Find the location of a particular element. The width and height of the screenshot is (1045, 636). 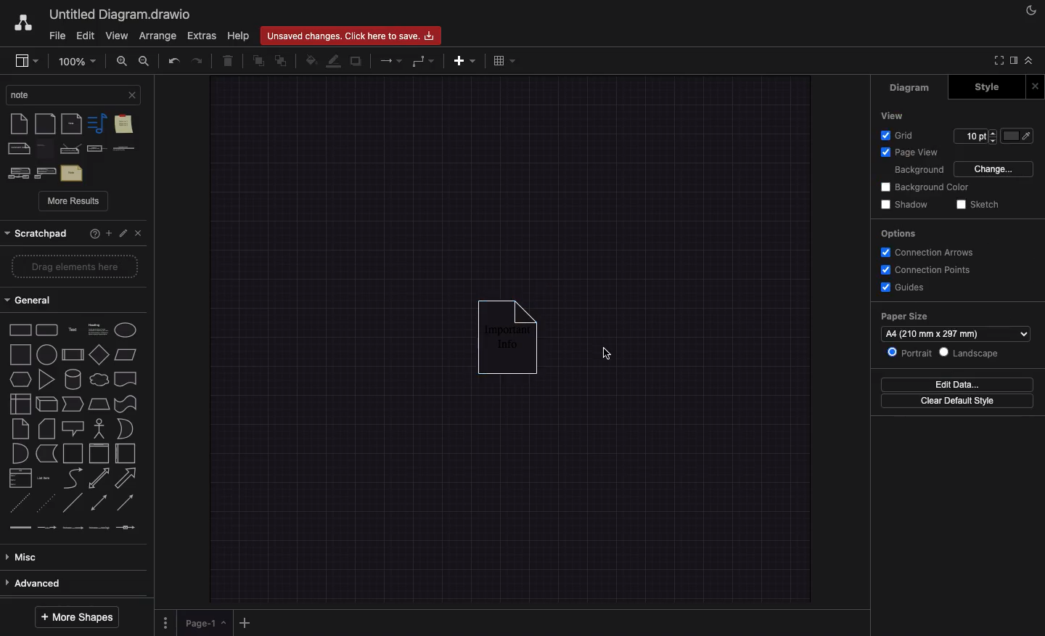

Duplicate is located at coordinates (356, 61).